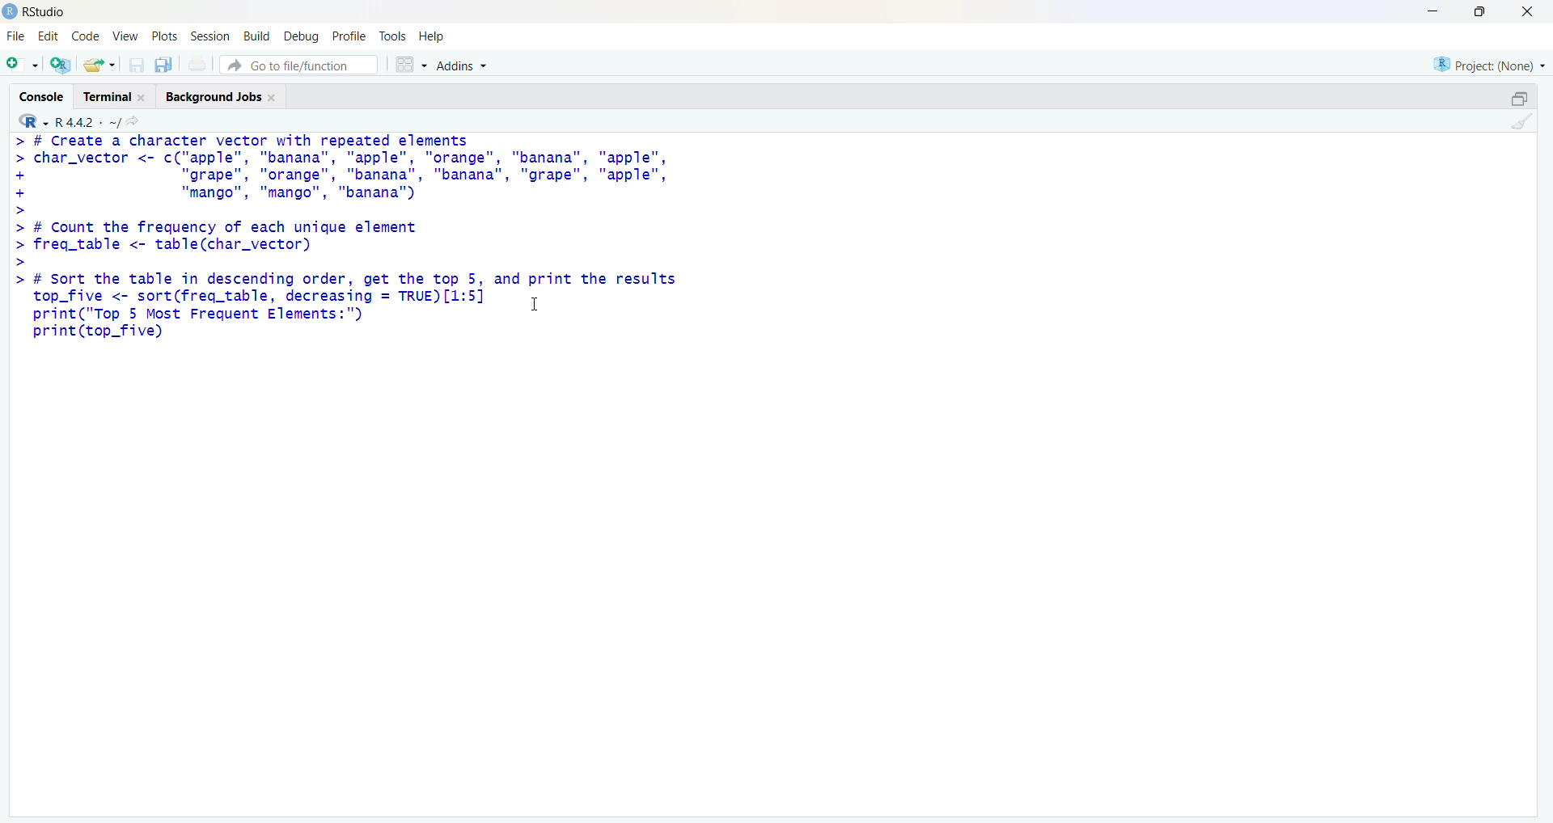  I want to click on Plots, so click(166, 37).